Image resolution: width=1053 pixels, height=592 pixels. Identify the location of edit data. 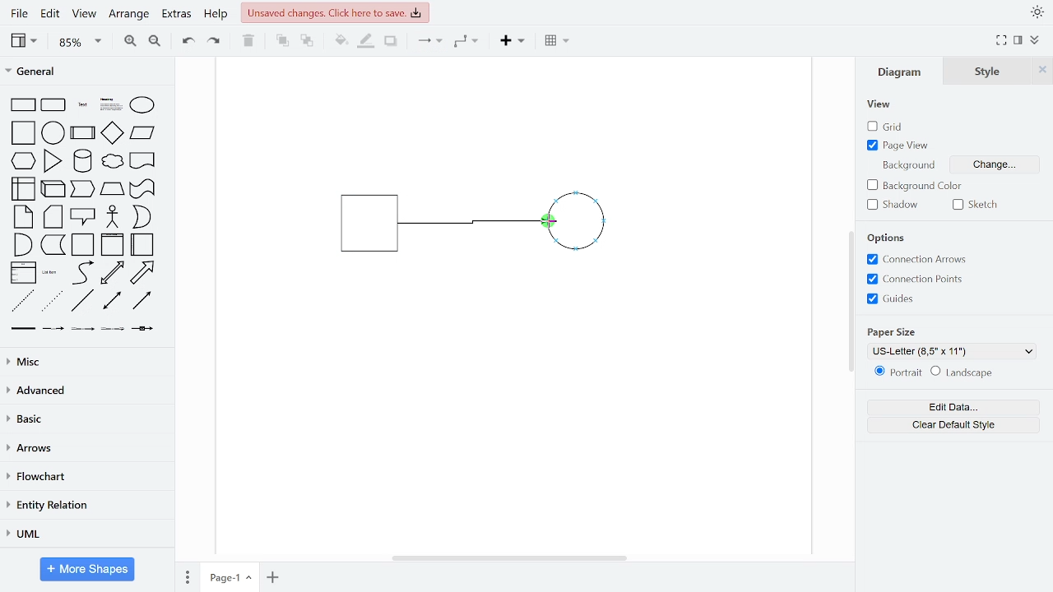
(953, 408).